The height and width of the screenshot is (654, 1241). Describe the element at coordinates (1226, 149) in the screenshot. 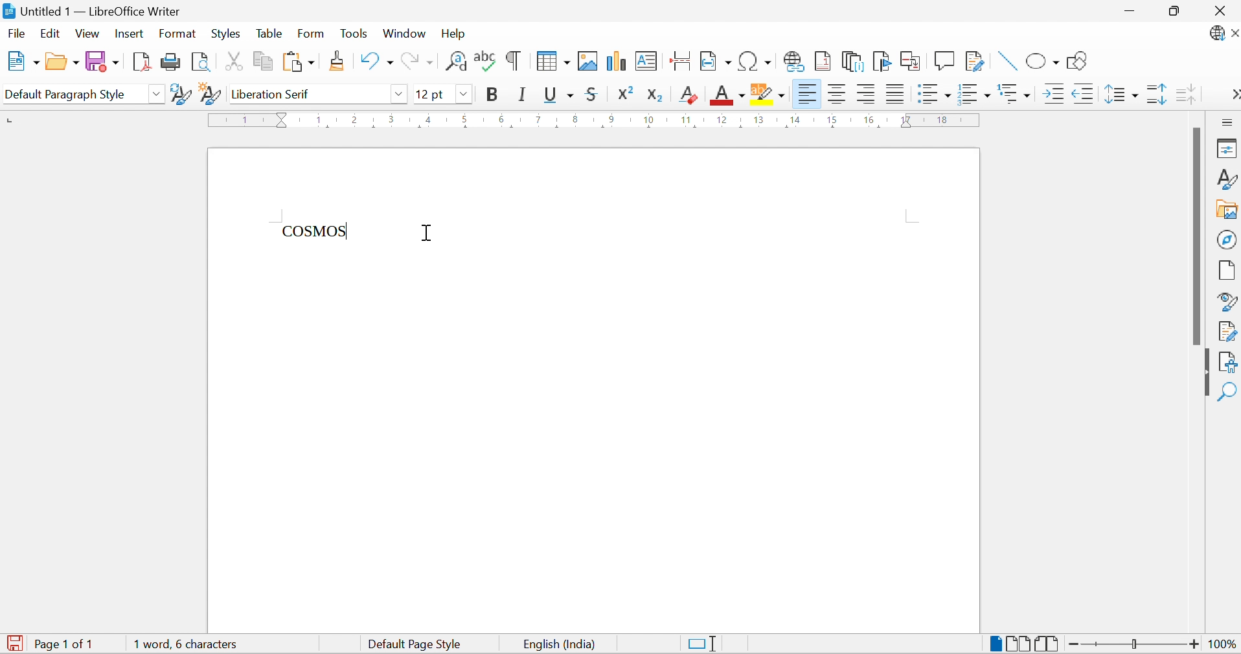

I see `Properties` at that location.